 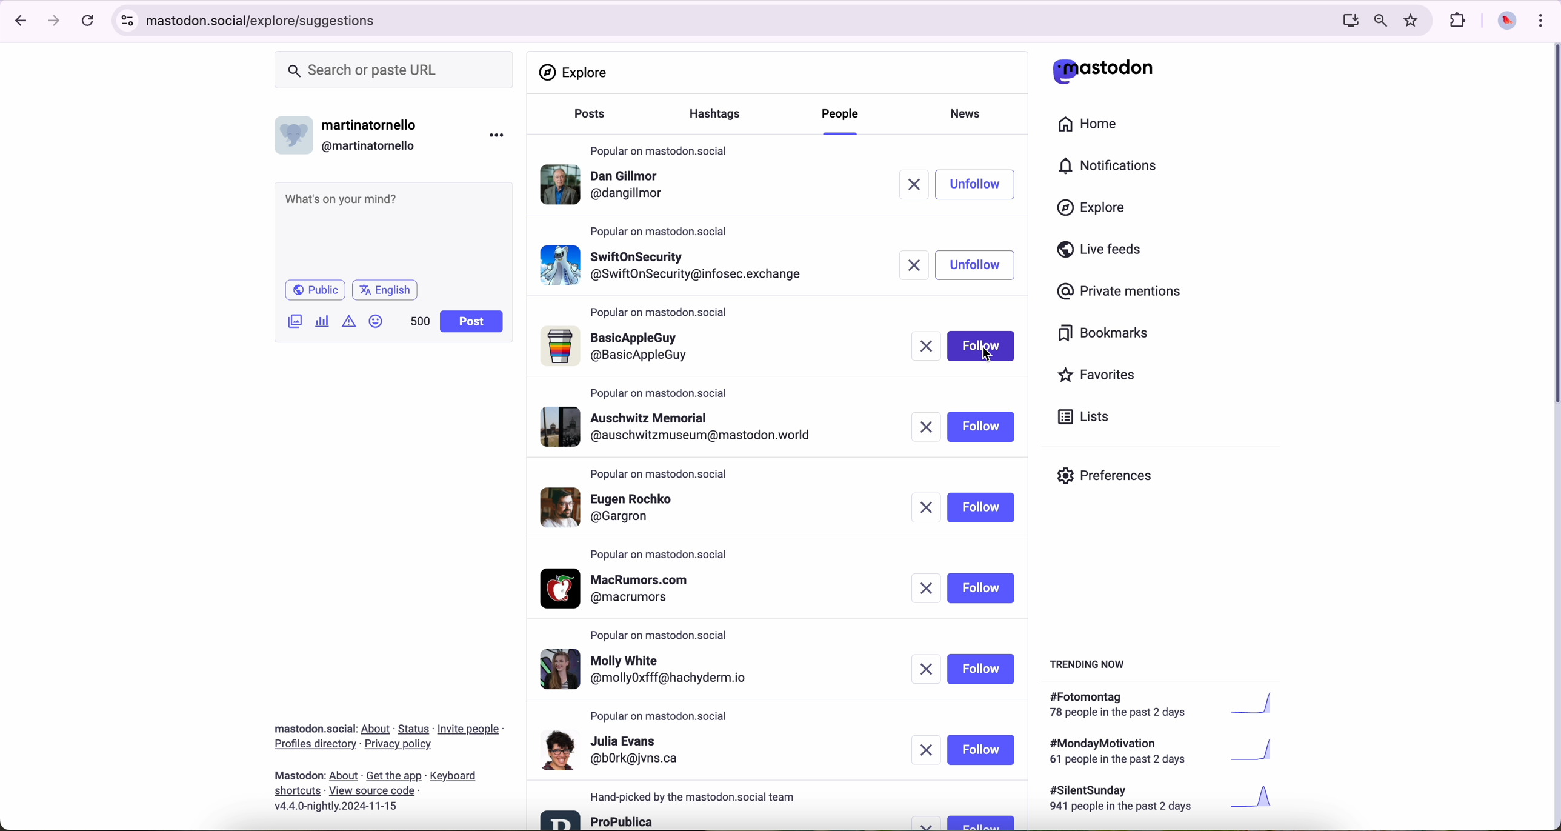 What do you see at coordinates (419, 321) in the screenshot?
I see `500 characters` at bounding box center [419, 321].